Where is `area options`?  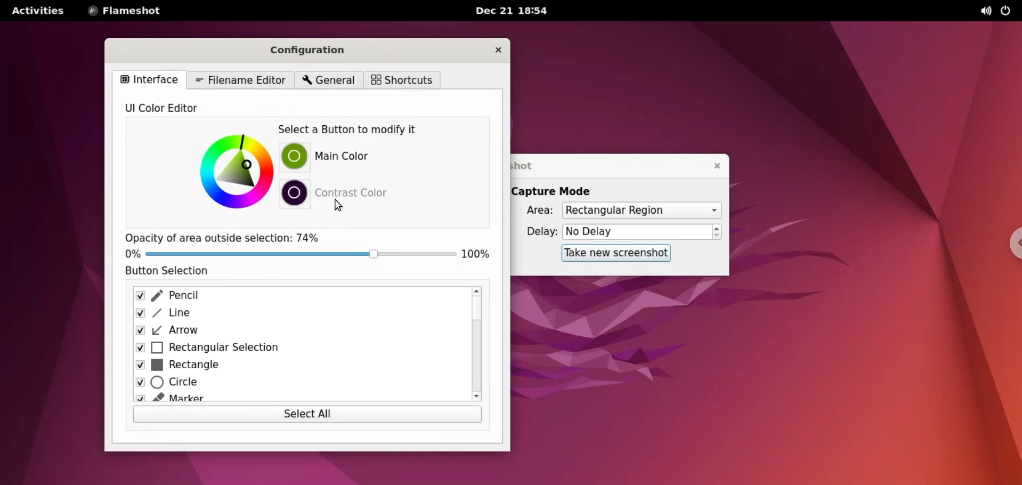
area options is located at coordinates (642, 211).